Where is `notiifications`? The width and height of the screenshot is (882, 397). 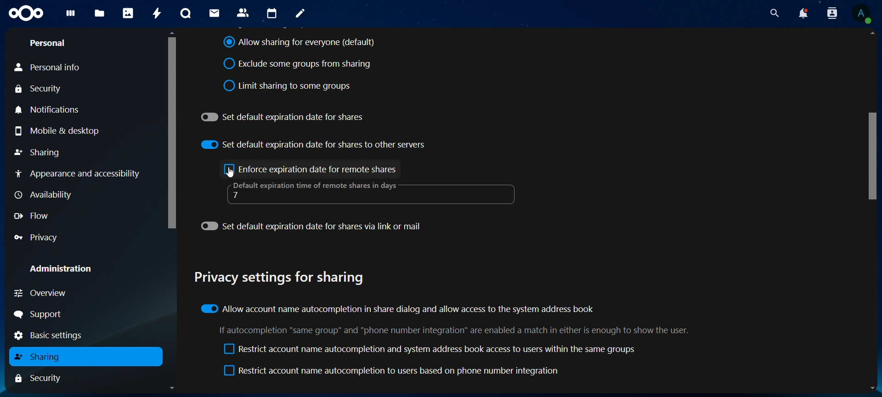
notiifications is located at coordinates (49, 109).